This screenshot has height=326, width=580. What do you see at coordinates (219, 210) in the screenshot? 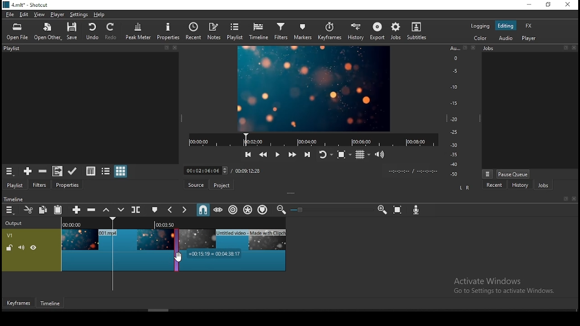
I see `scrub while dragging` at bounding box center [219, 210].